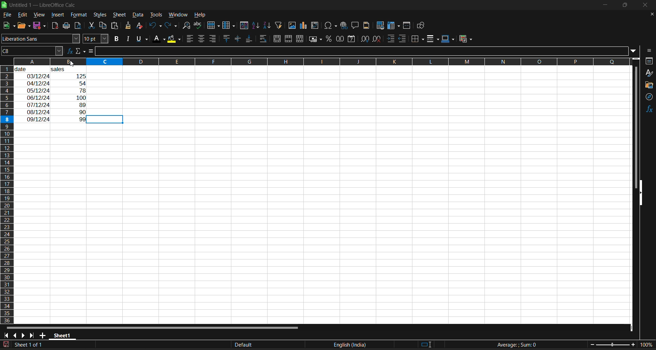 The height and width of the screenshot is (350, 656). Describe the element at coordinates (93, 52) in the screenshot. I see `formula` at that location.